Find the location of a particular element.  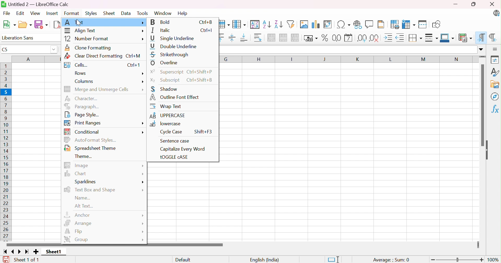

more is located at coordinates (144, 132).